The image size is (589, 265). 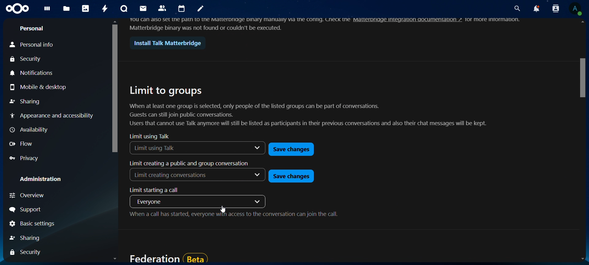 I want to click on you can also set the path to the matterbridge binary manually via the config , check the, so click(x=236, y=20).